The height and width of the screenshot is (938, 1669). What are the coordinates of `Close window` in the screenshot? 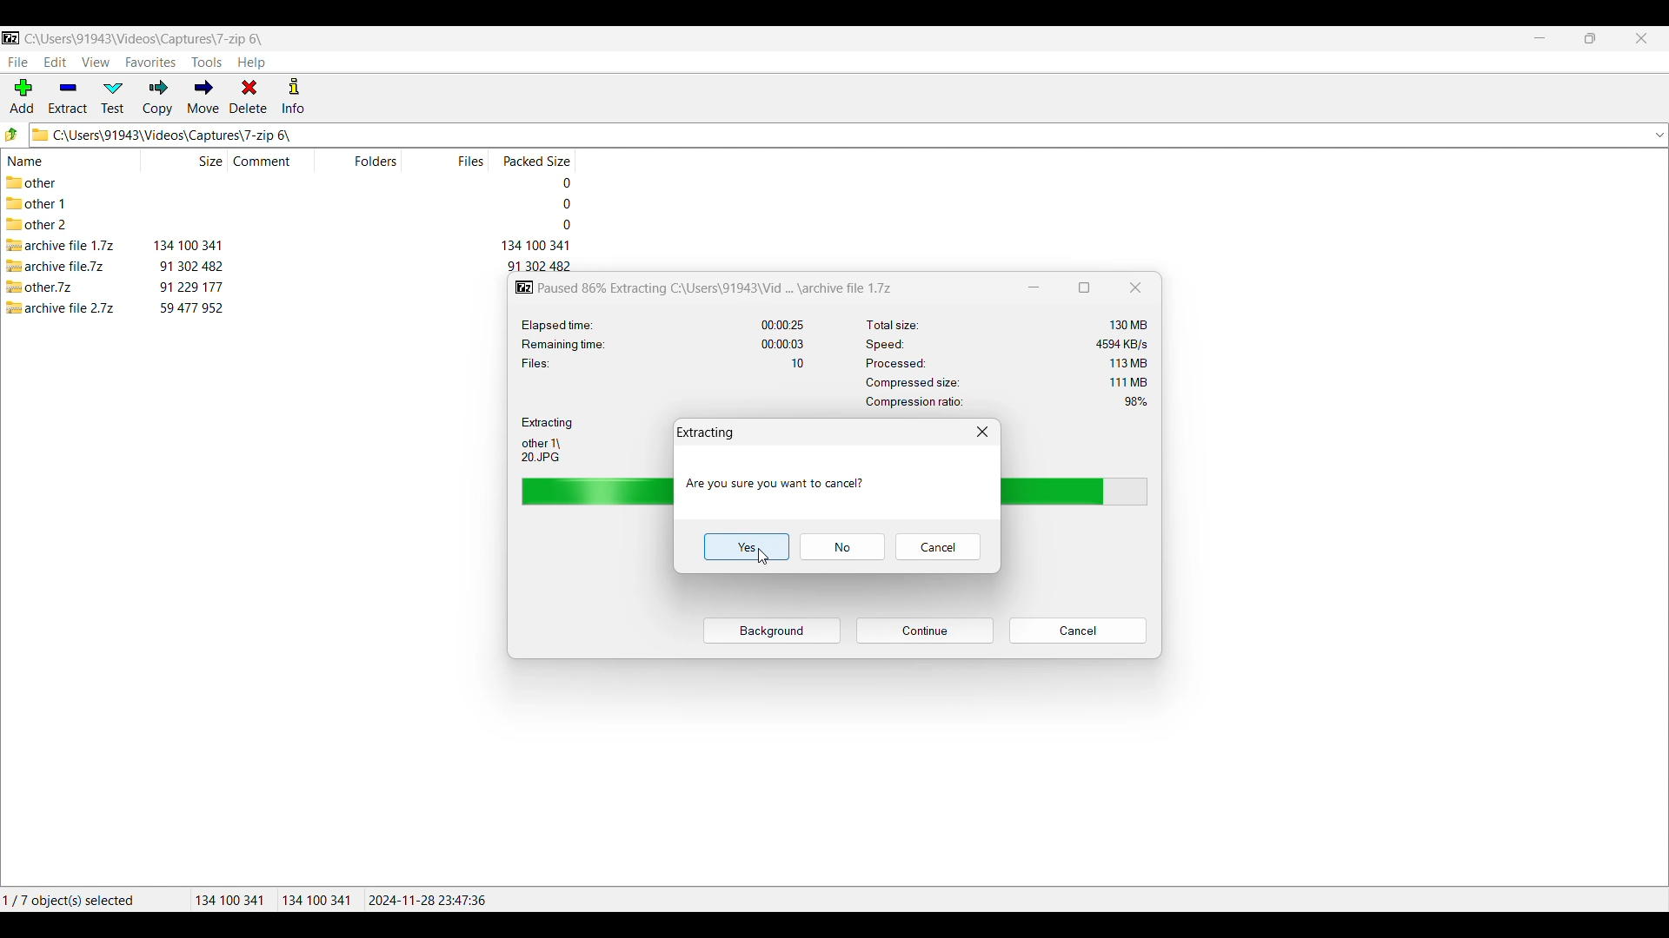 It's located at (1135, 287).